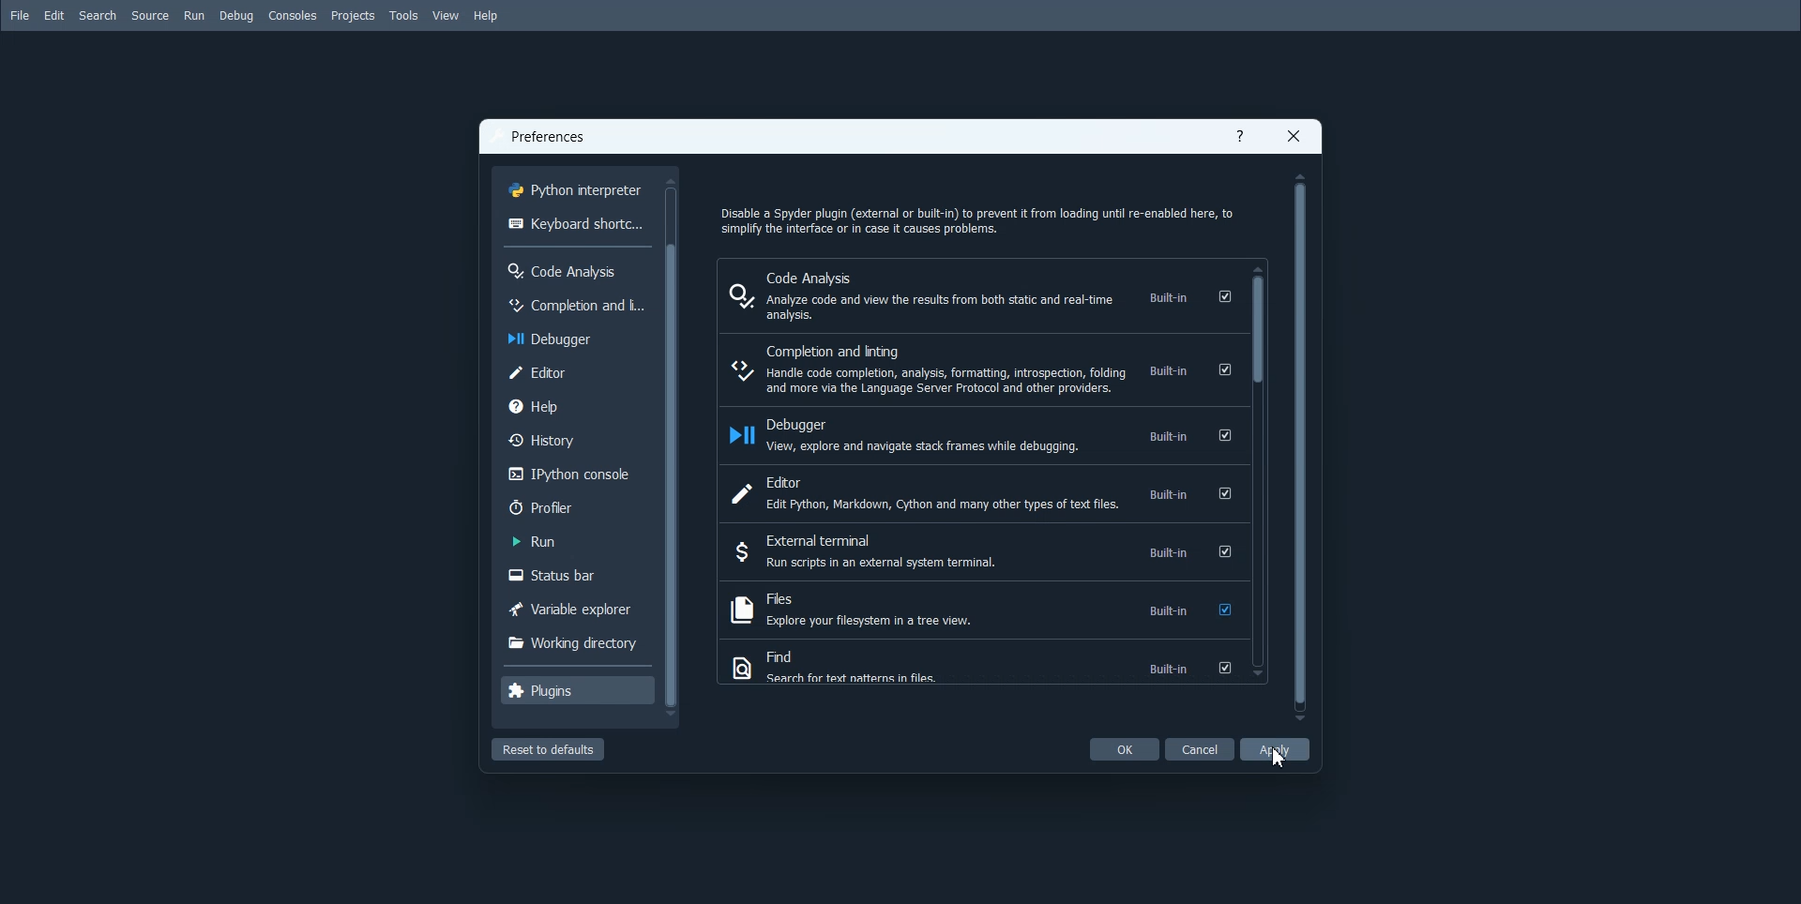 This screenshot has height=904, width=1801. What do you see at coordinates (352, 16) in the screenshot?
I see `Projects` at bounding box center [352, 16].